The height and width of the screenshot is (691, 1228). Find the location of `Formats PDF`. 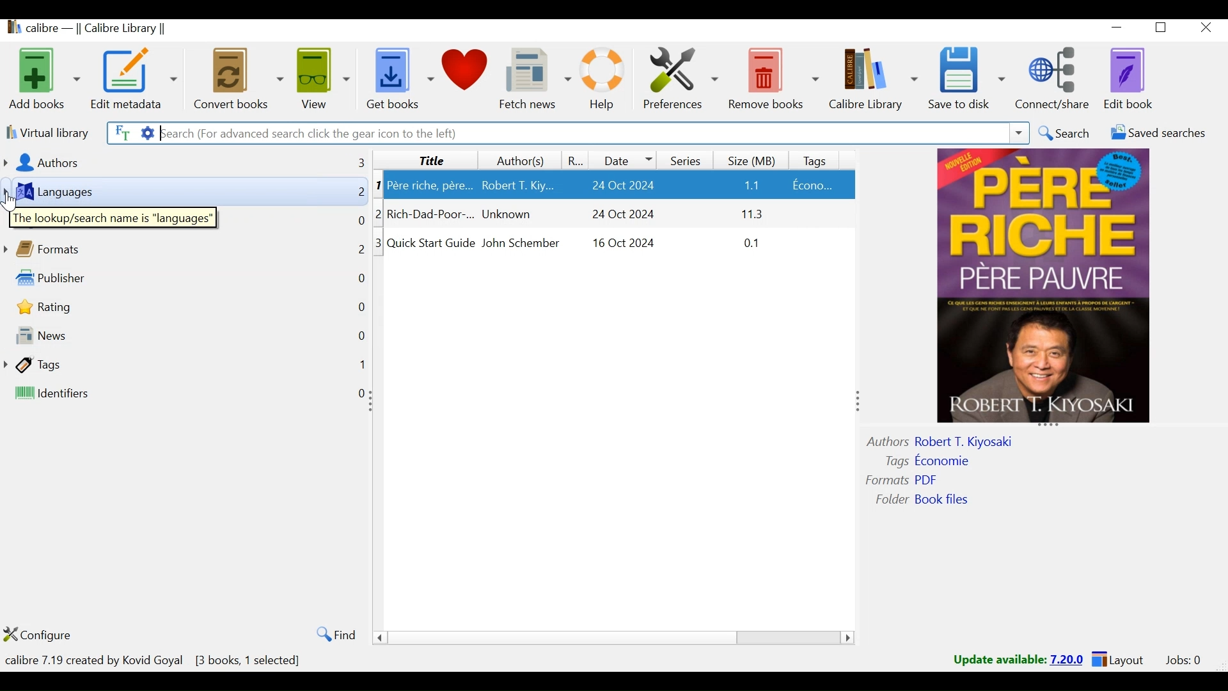

Formats PDF is located at coordinates (904, 479).